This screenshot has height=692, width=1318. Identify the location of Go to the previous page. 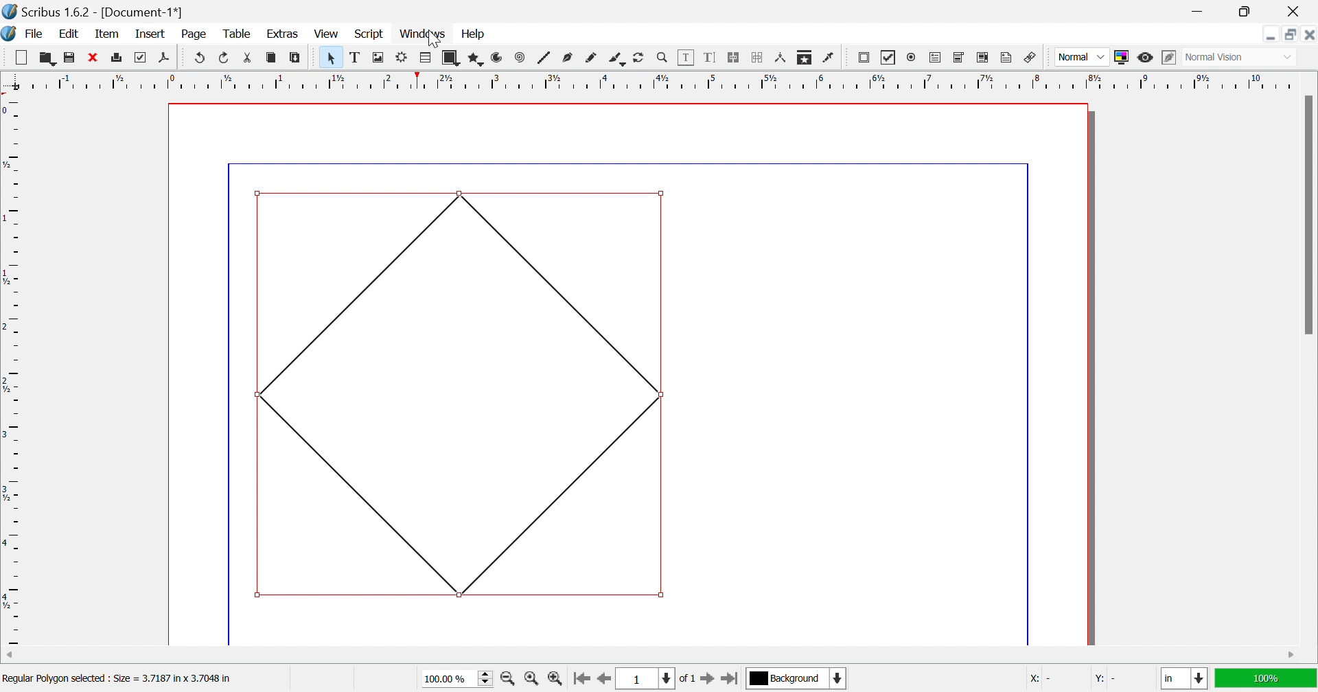
(602, 683).